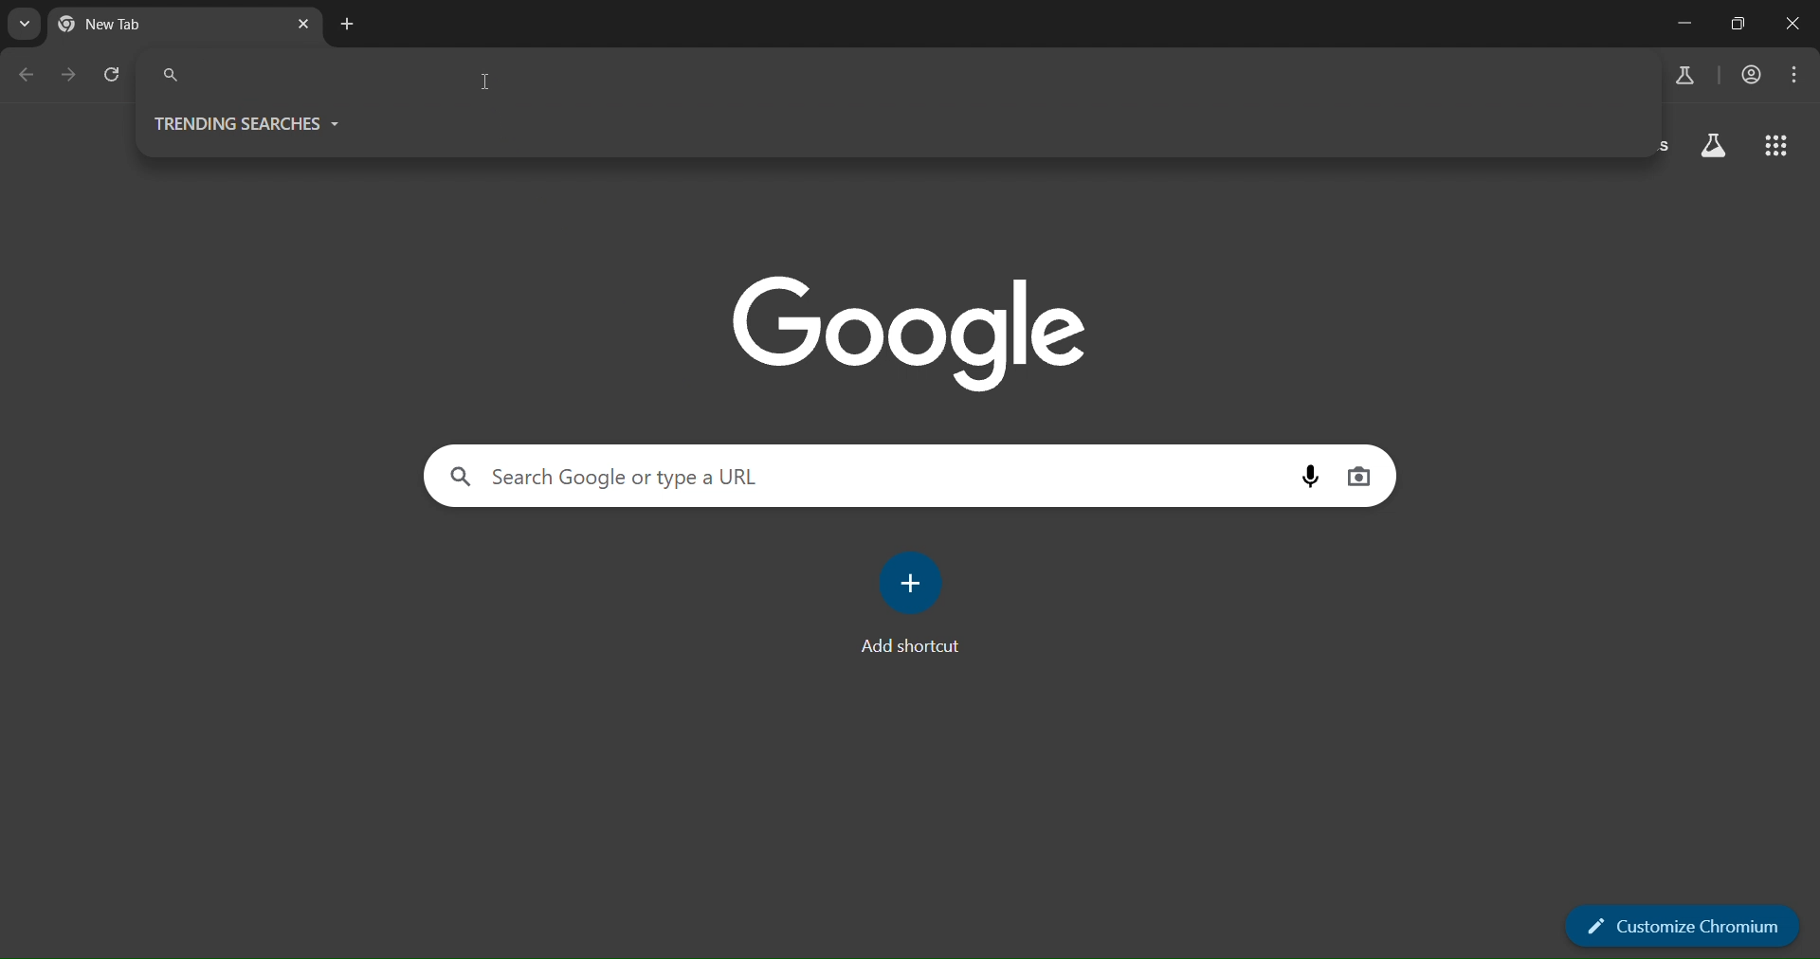 The height and width of the screenshot is (959, 1820). Describe the element at coordinates (109, 75) in the screenshot. I see `reload page` at that location.